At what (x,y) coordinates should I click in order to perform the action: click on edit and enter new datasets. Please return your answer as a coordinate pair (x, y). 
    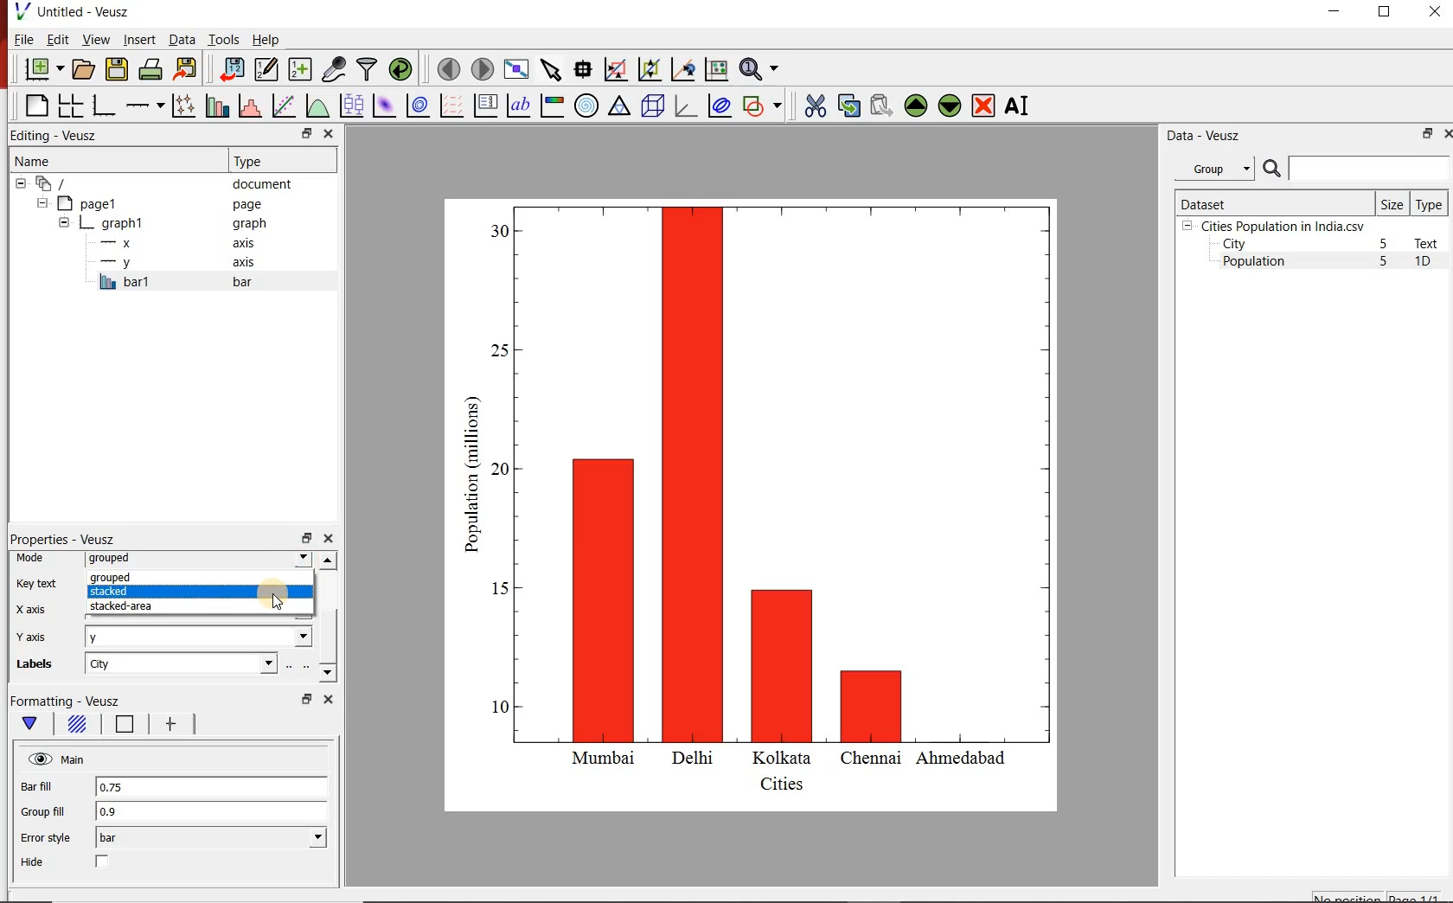
    Looking at the image, I should click on (265, 69).